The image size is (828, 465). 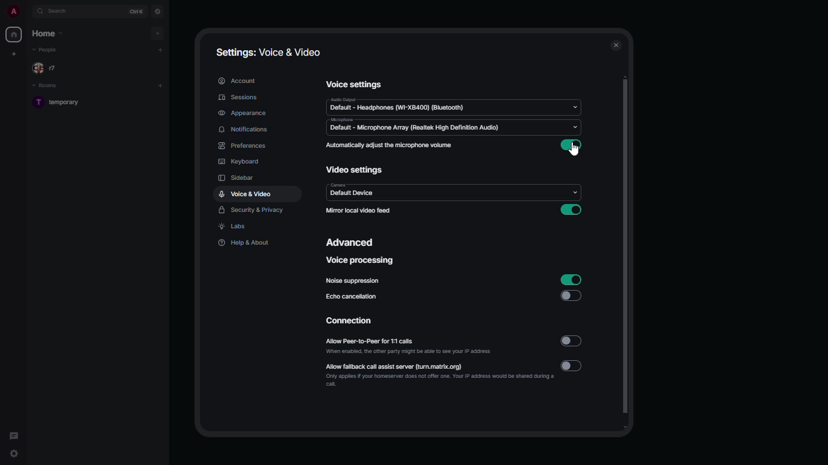 I want to click on add, so click(x=162, y=85).